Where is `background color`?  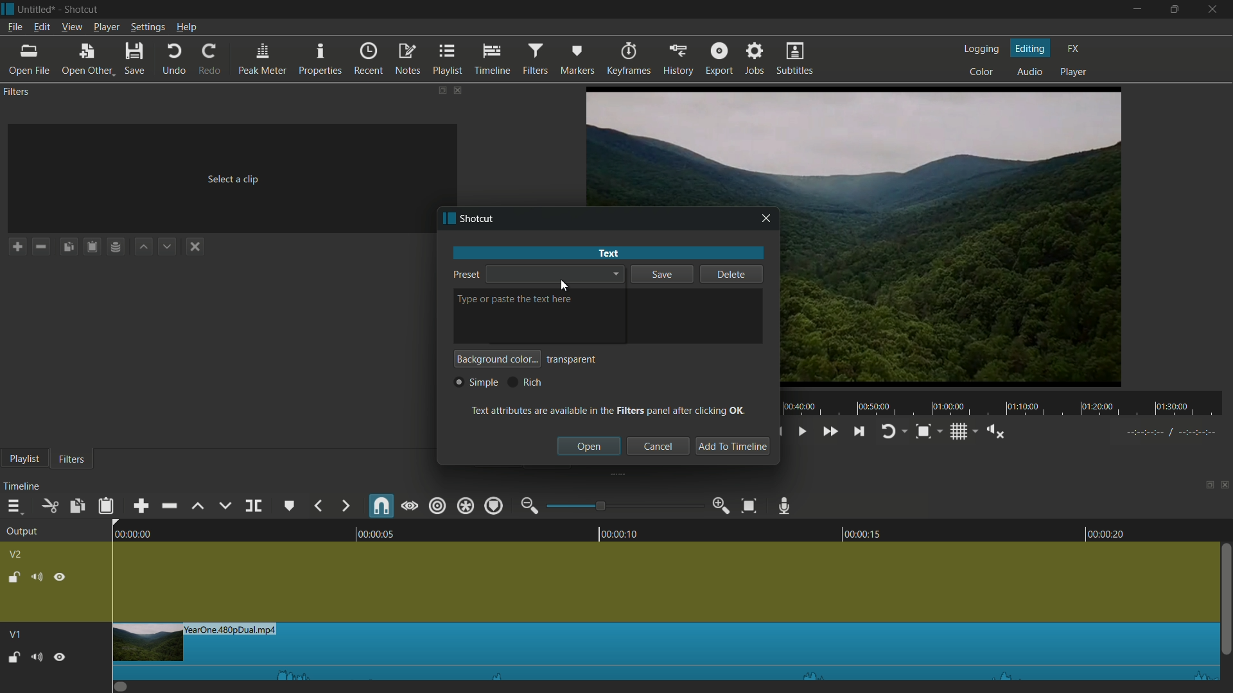
background color is located at coordinates (497, 359).